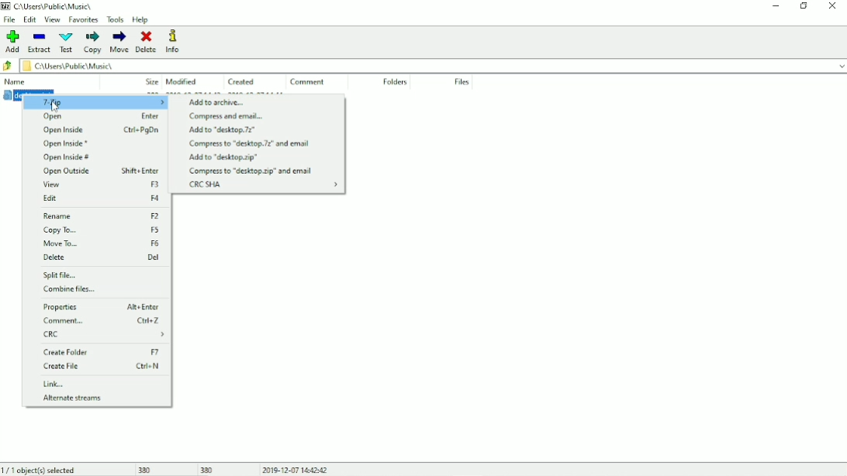 The height and width of the screenshot is (476, 847). Describe the element at coordinates (99, 216) in the screenshot. I see `Rename` at that location.